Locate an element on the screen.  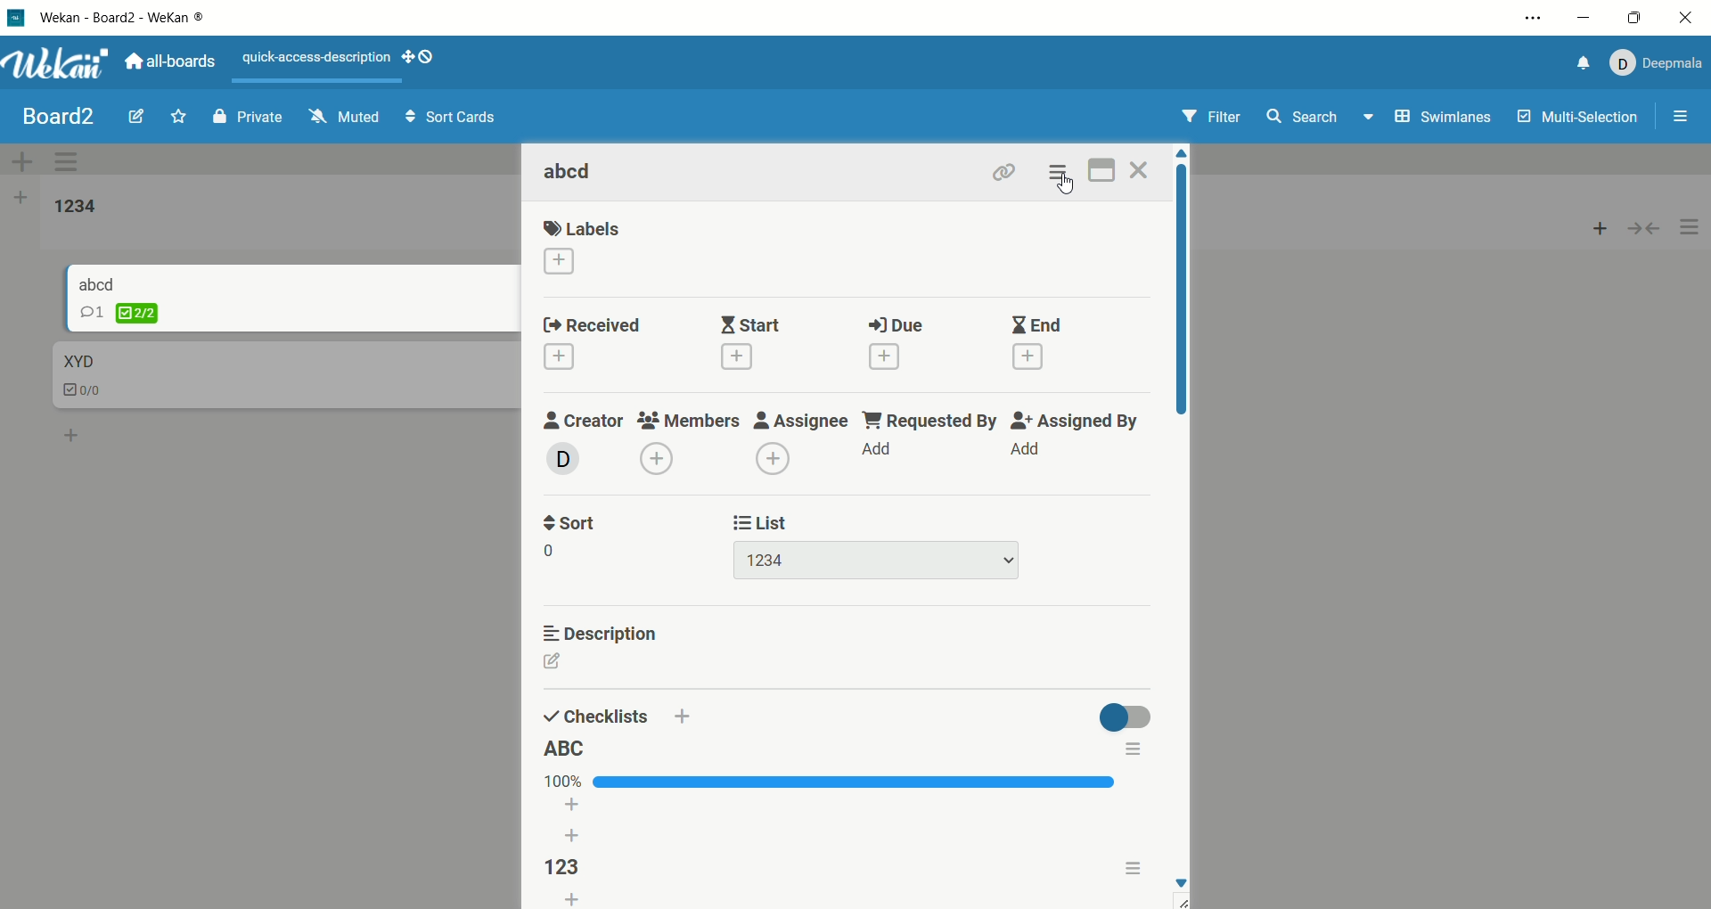
card title is located at coordinates (574, 171).